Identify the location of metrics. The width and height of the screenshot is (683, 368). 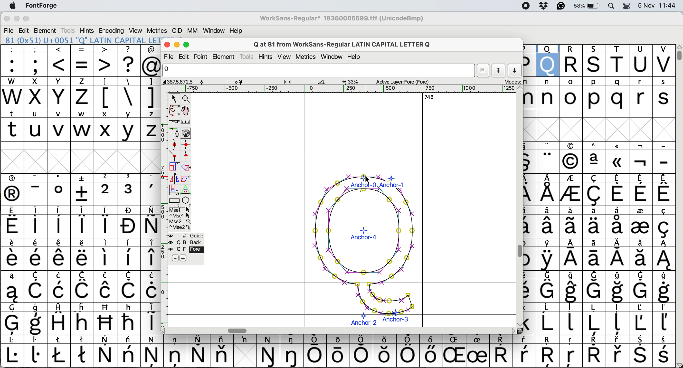
(307, 58).